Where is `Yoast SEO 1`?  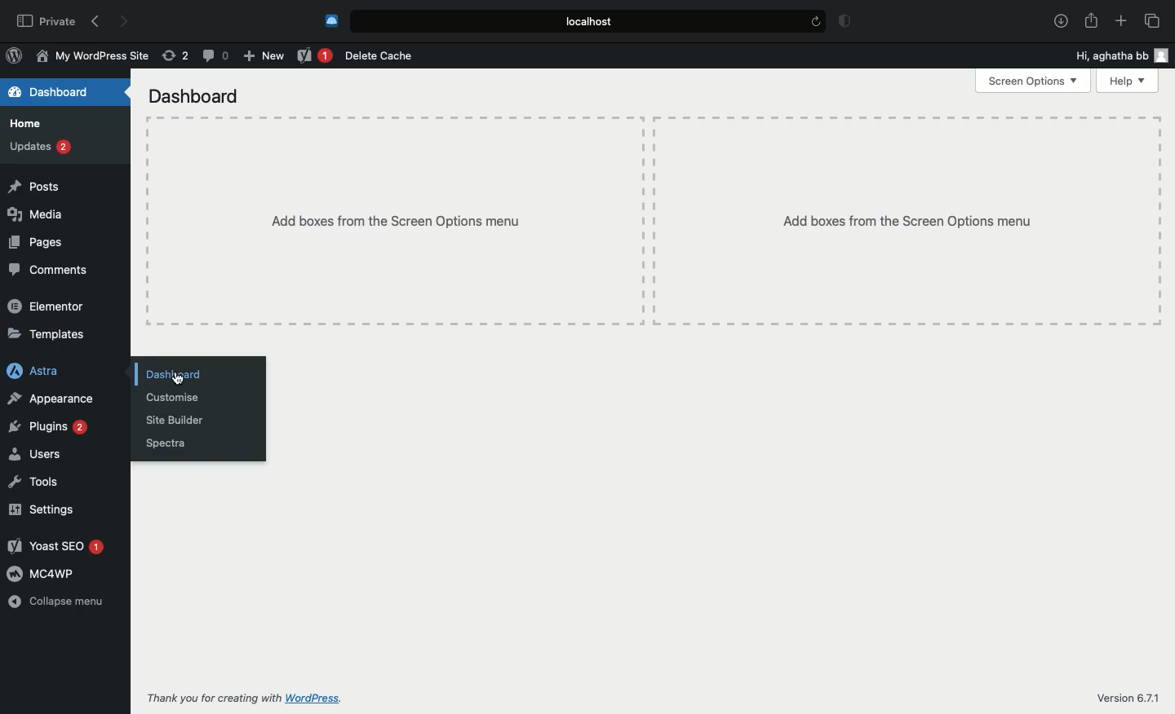
Yoast SEO 1 is located at coordinates (55, 546).